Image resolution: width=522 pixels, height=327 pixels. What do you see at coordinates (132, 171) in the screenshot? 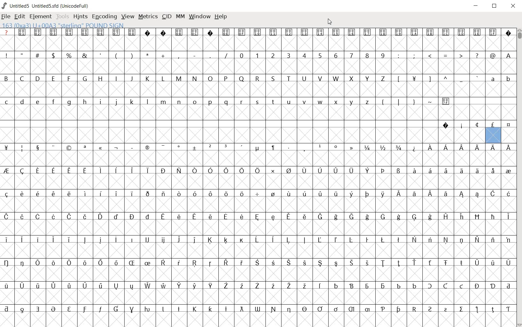
I see `Symbol` at bounding box center [132, 171].